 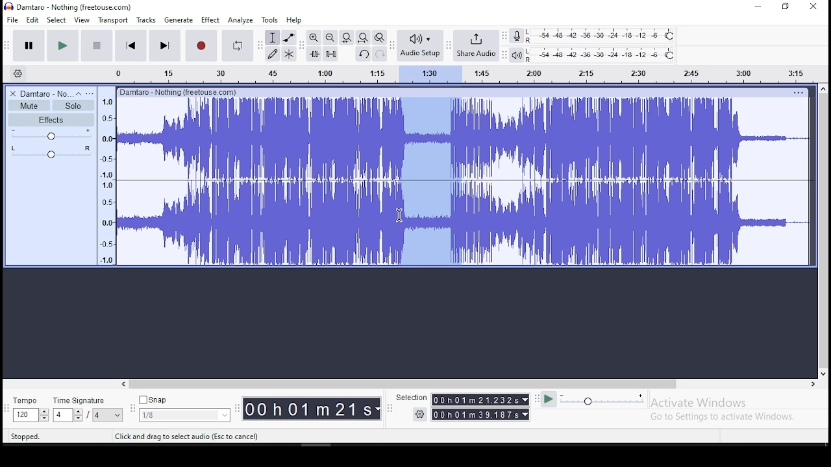 I want to click on drop down, so click(x=118, y=415).